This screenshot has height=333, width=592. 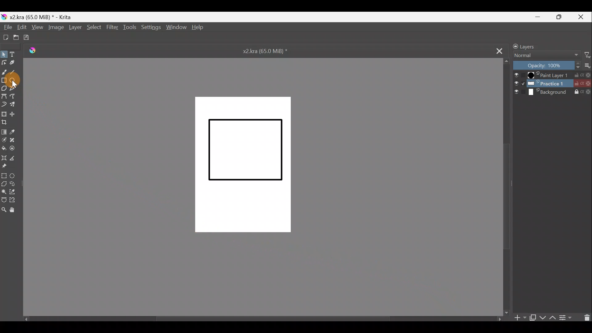 What do you see at coordinates (4, 175) in the screenshot?
I see `Rectangular selection tool` at bounding box center [4, 175].